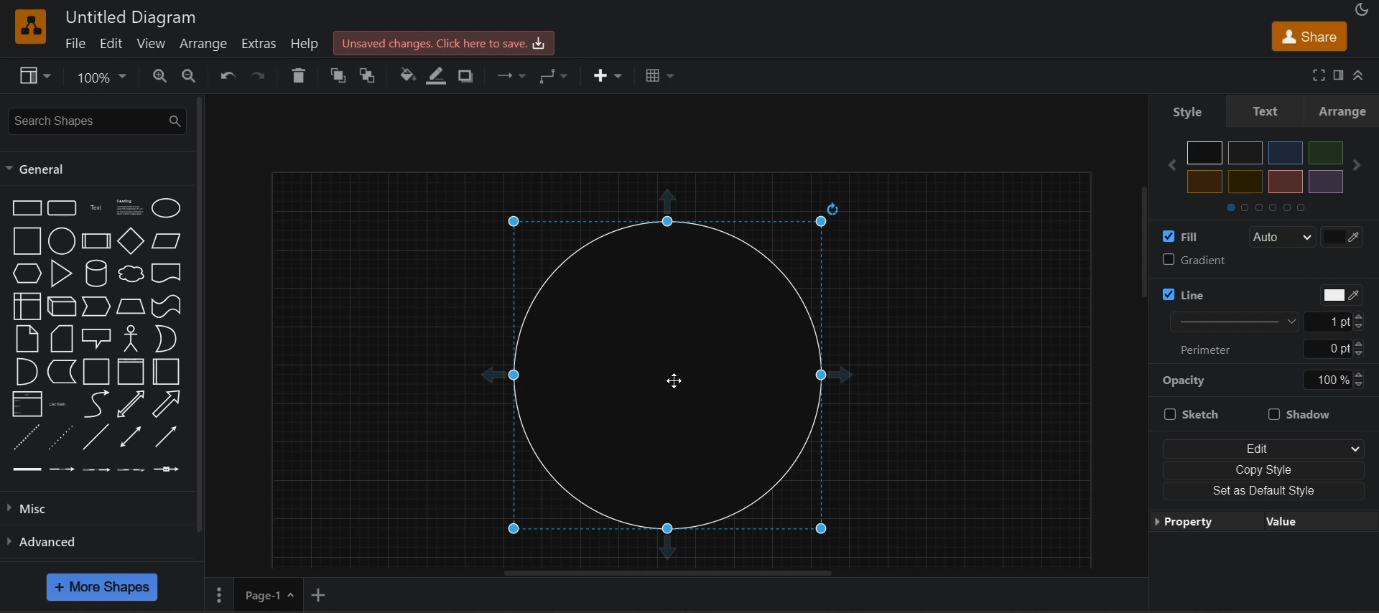  What do you see at coordinates (445, 42) in the screenshot?
I see `unsaved changes. click here to save` at bounding box center [445, 42].